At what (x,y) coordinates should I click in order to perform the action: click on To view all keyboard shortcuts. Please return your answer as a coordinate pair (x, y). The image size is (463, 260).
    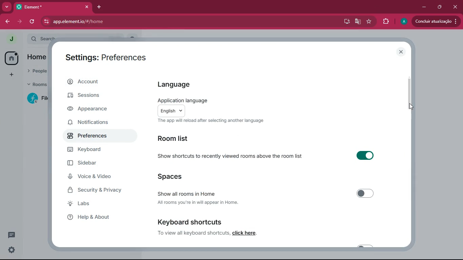
    Looking at the image, I should click on (188, 233).